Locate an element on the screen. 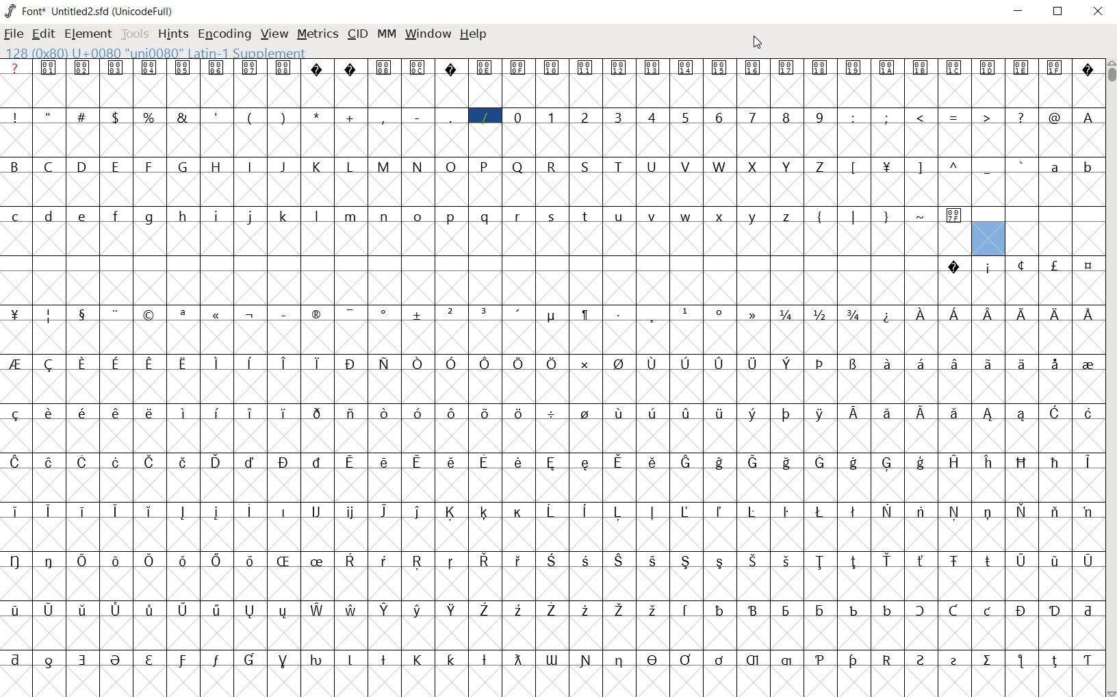 This screenshot has height=697, width=1117. glyph is located at coordinates (418, 118).